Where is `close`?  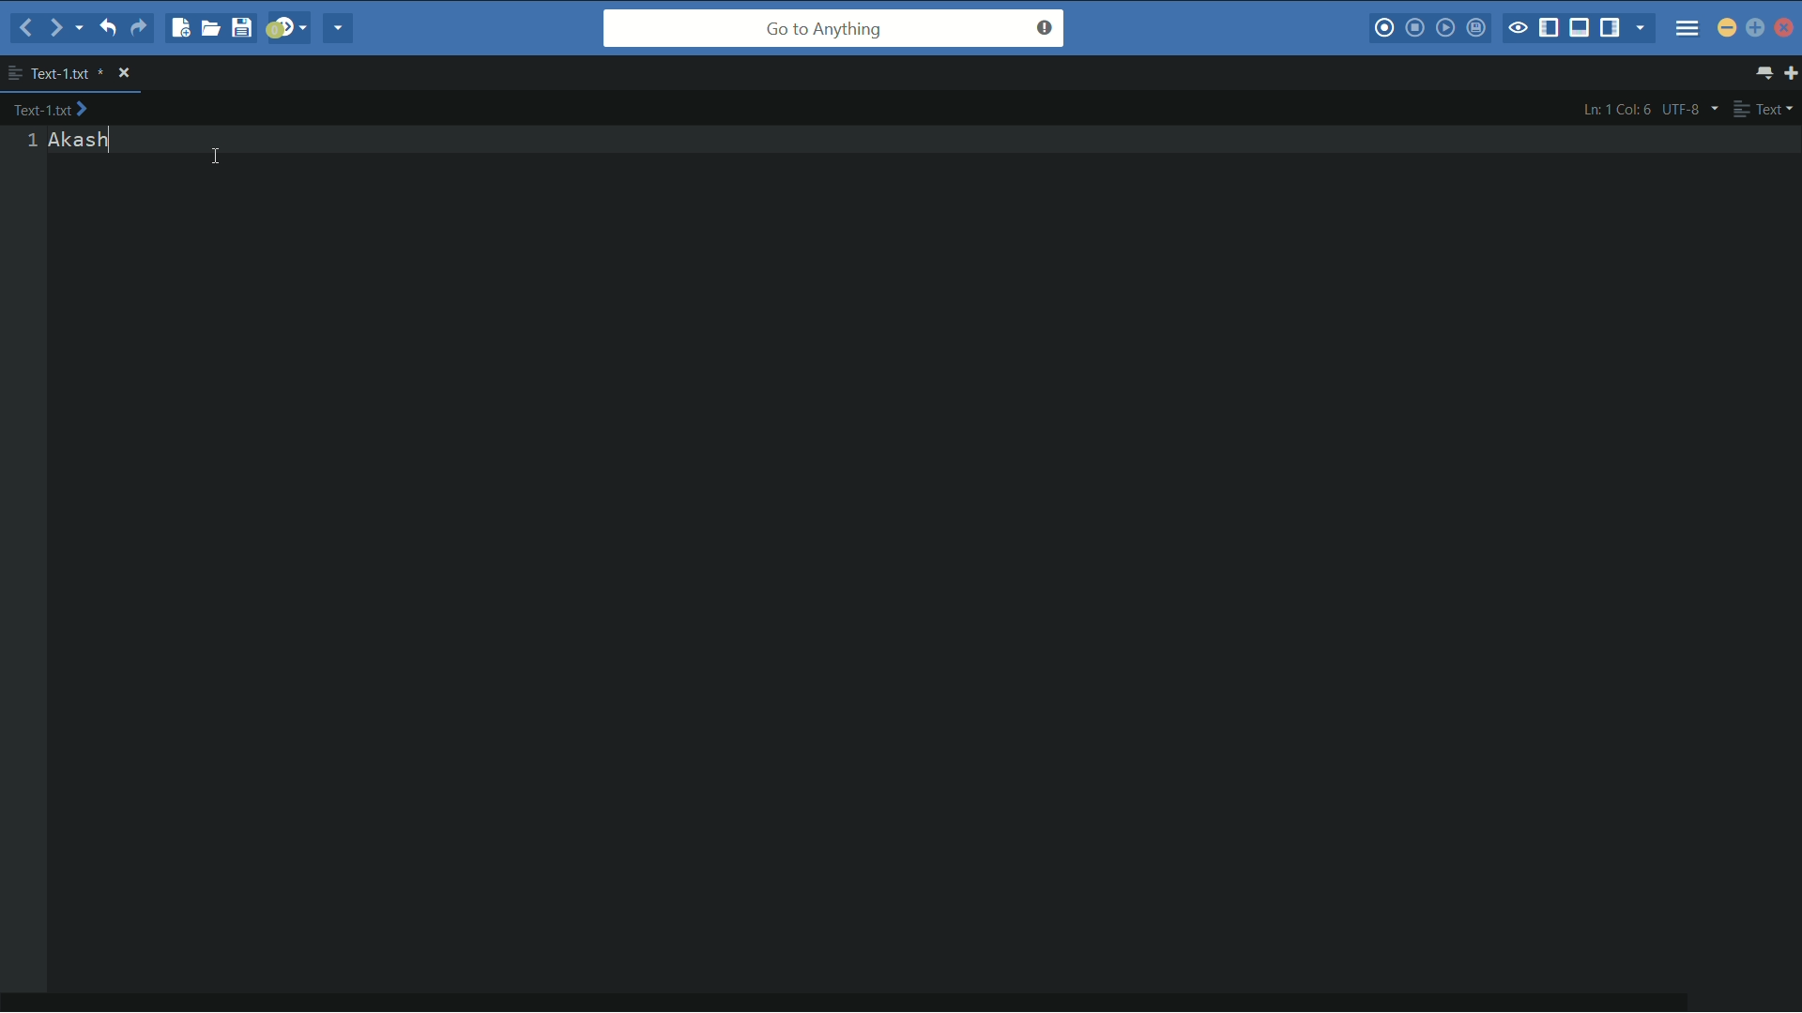
close is located at coordinates (124, 72).